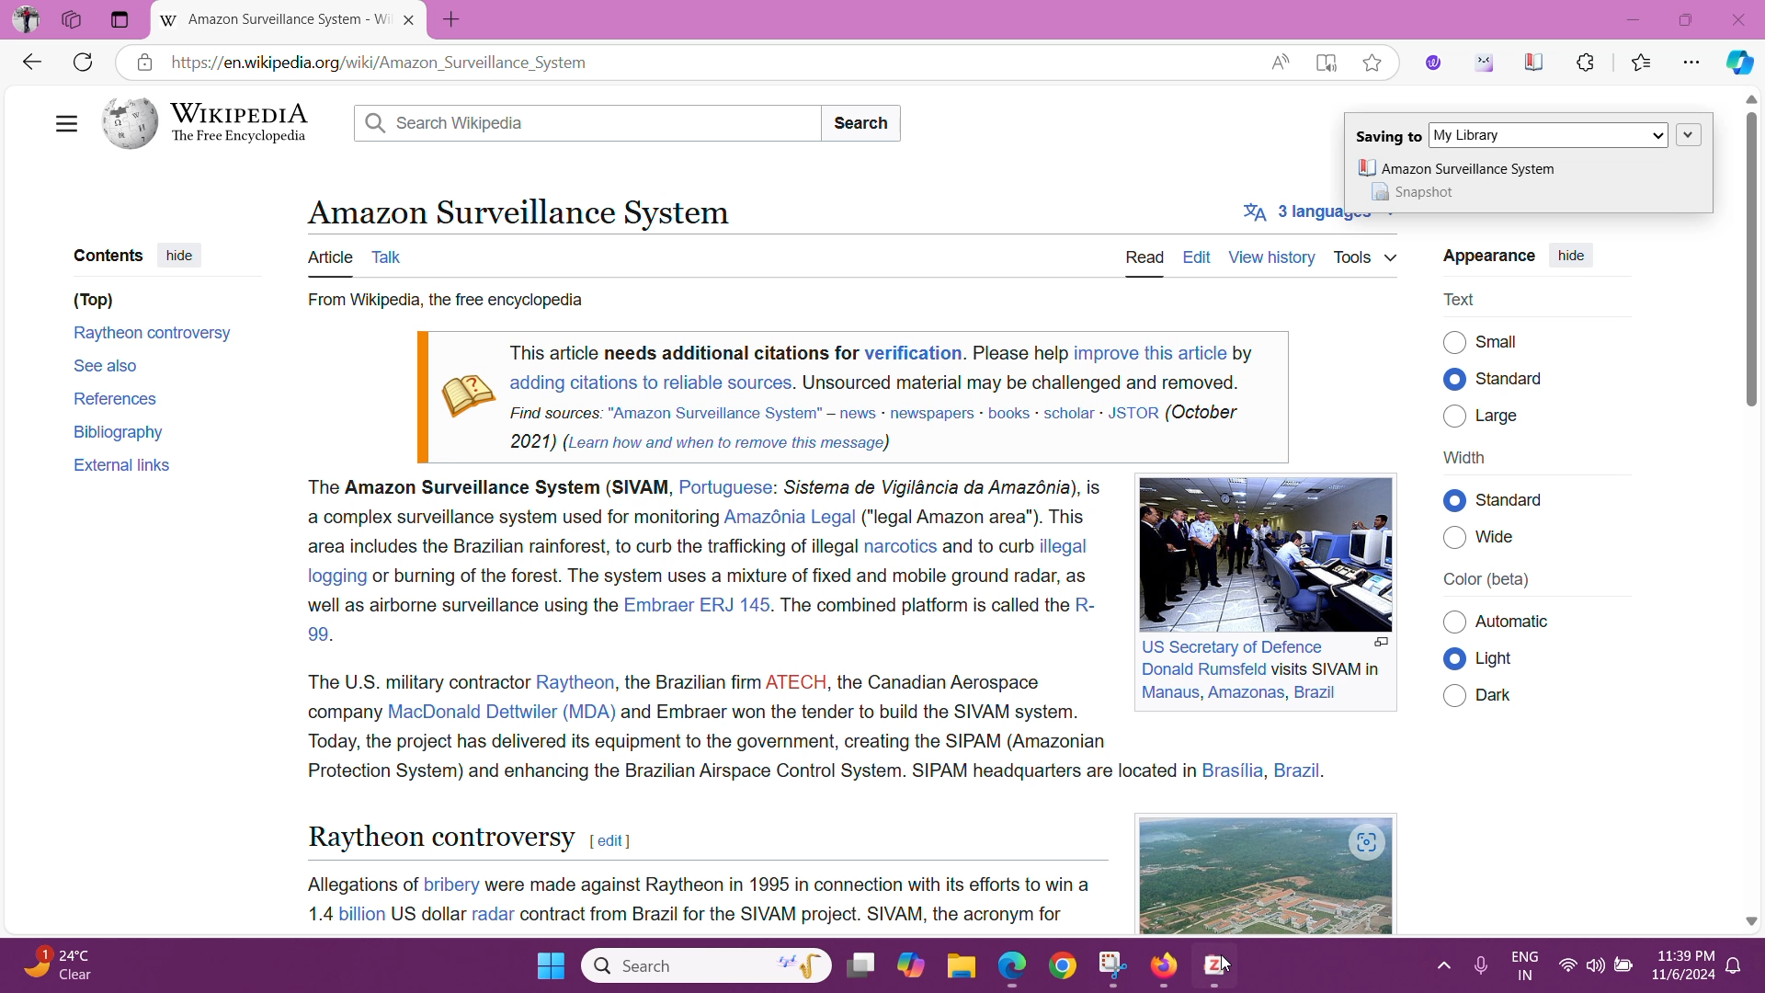  I want to click on Webpage URL - https://en.wikipedia.org/wiki/Amazon_Surveillance_System, so click(709, 62).